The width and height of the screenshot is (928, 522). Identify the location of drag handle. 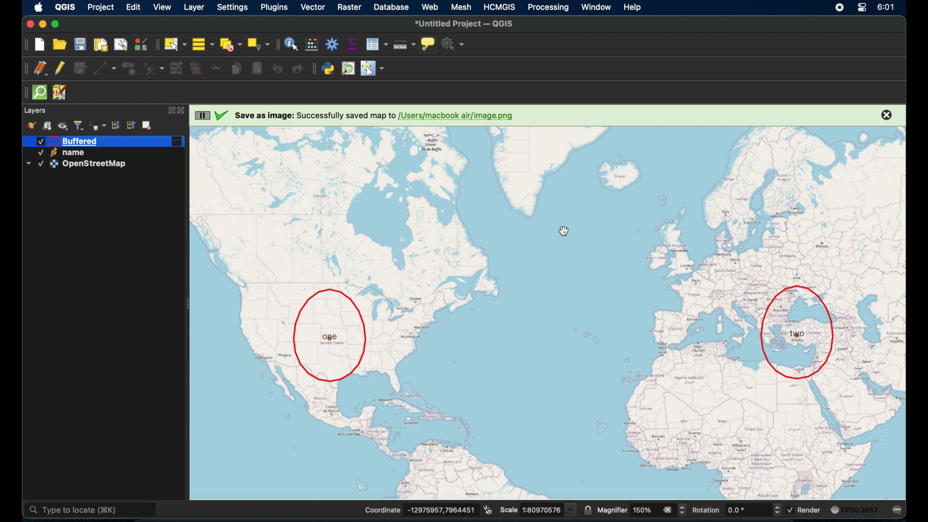
(278, 44).